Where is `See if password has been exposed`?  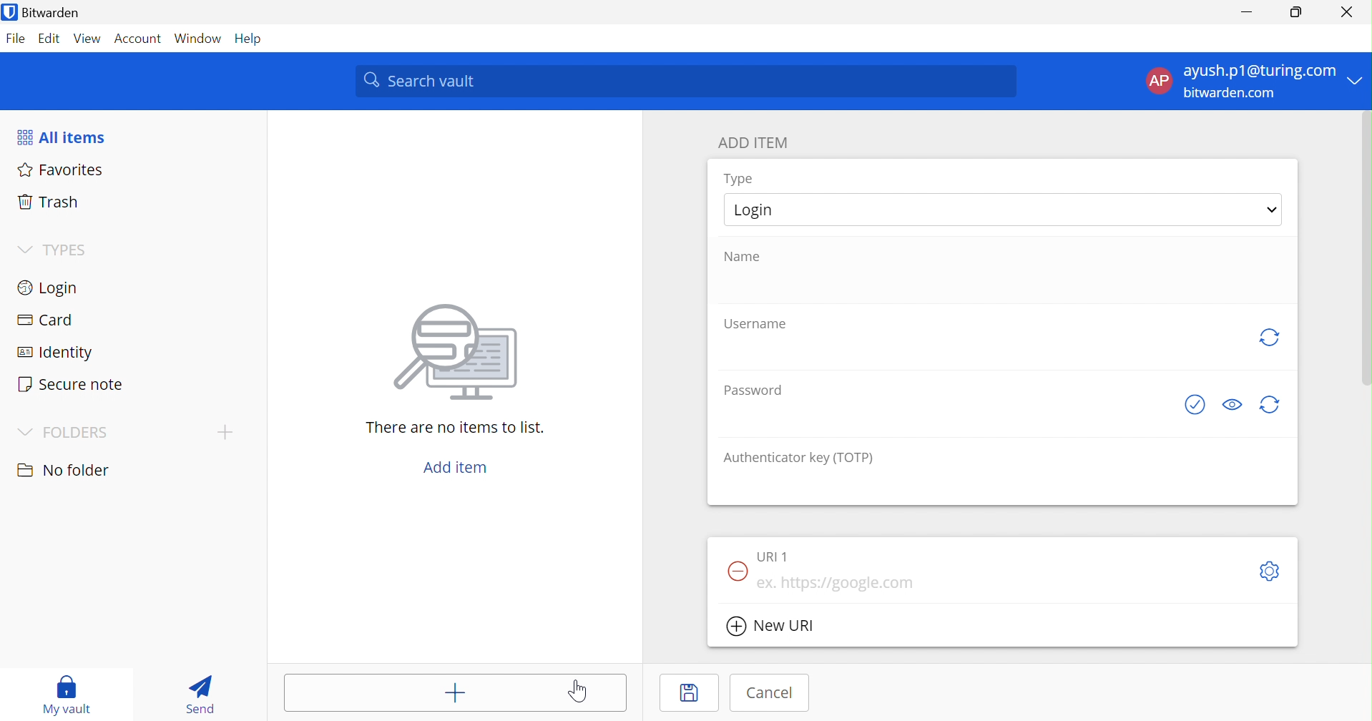 See if password has been exposed is located at coordinates (1195, 406).